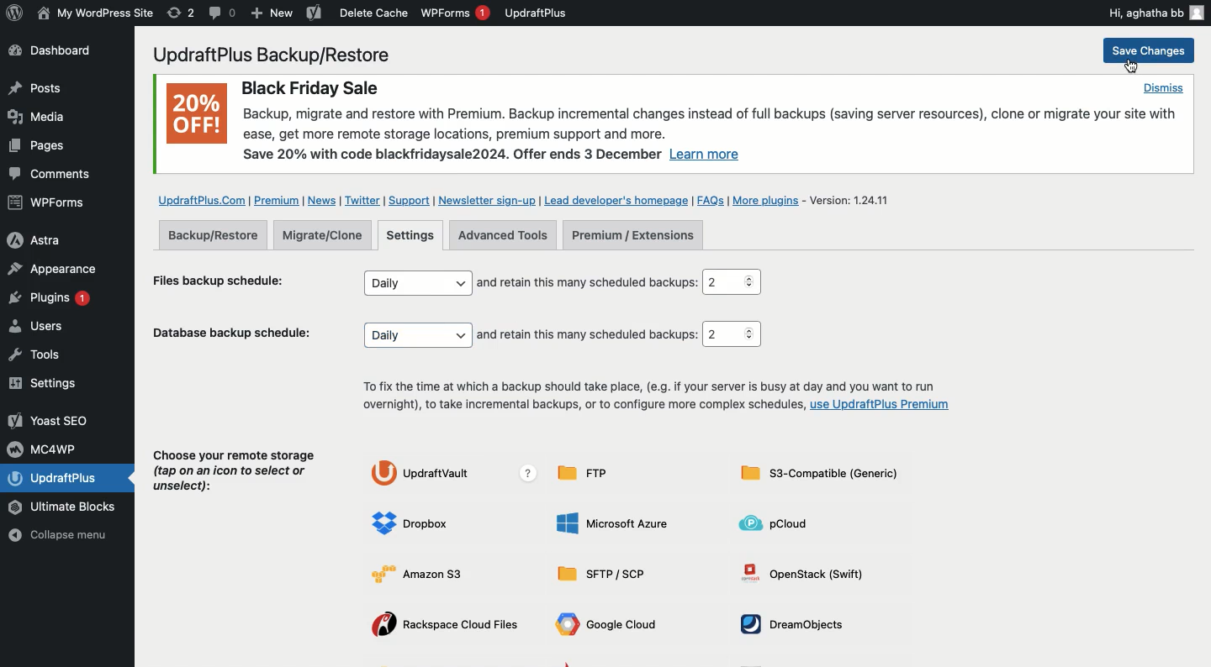  Describe the element at coordinates (587, 282) in the screenshot. I see `and retain this many scheduled backups` at that location.